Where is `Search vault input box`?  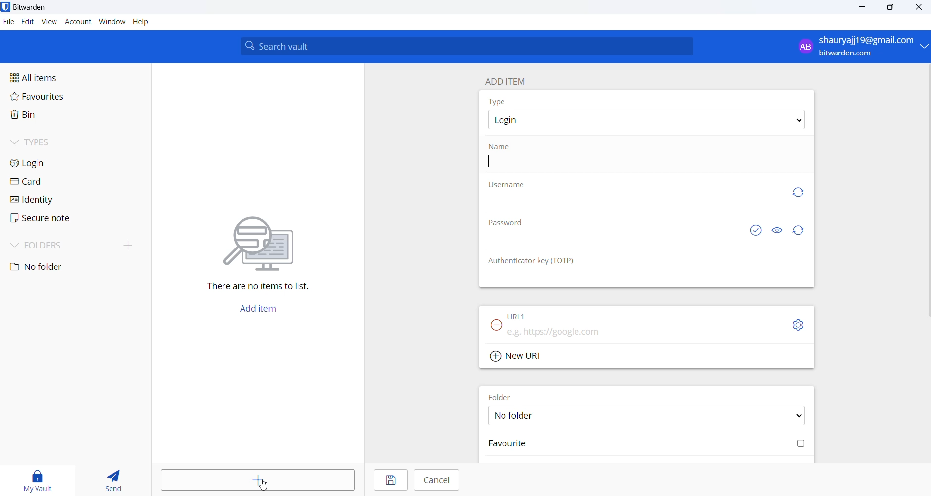
Search vault input box is located at coordinates (464, 46).